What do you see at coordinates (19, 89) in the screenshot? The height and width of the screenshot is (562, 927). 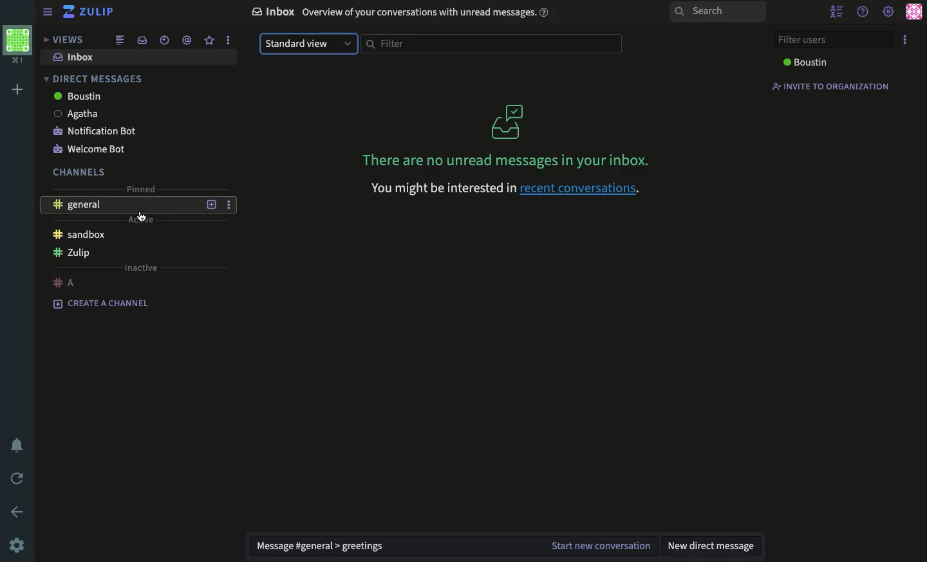 I see `add workspace ` at bounding box center [19, 89].